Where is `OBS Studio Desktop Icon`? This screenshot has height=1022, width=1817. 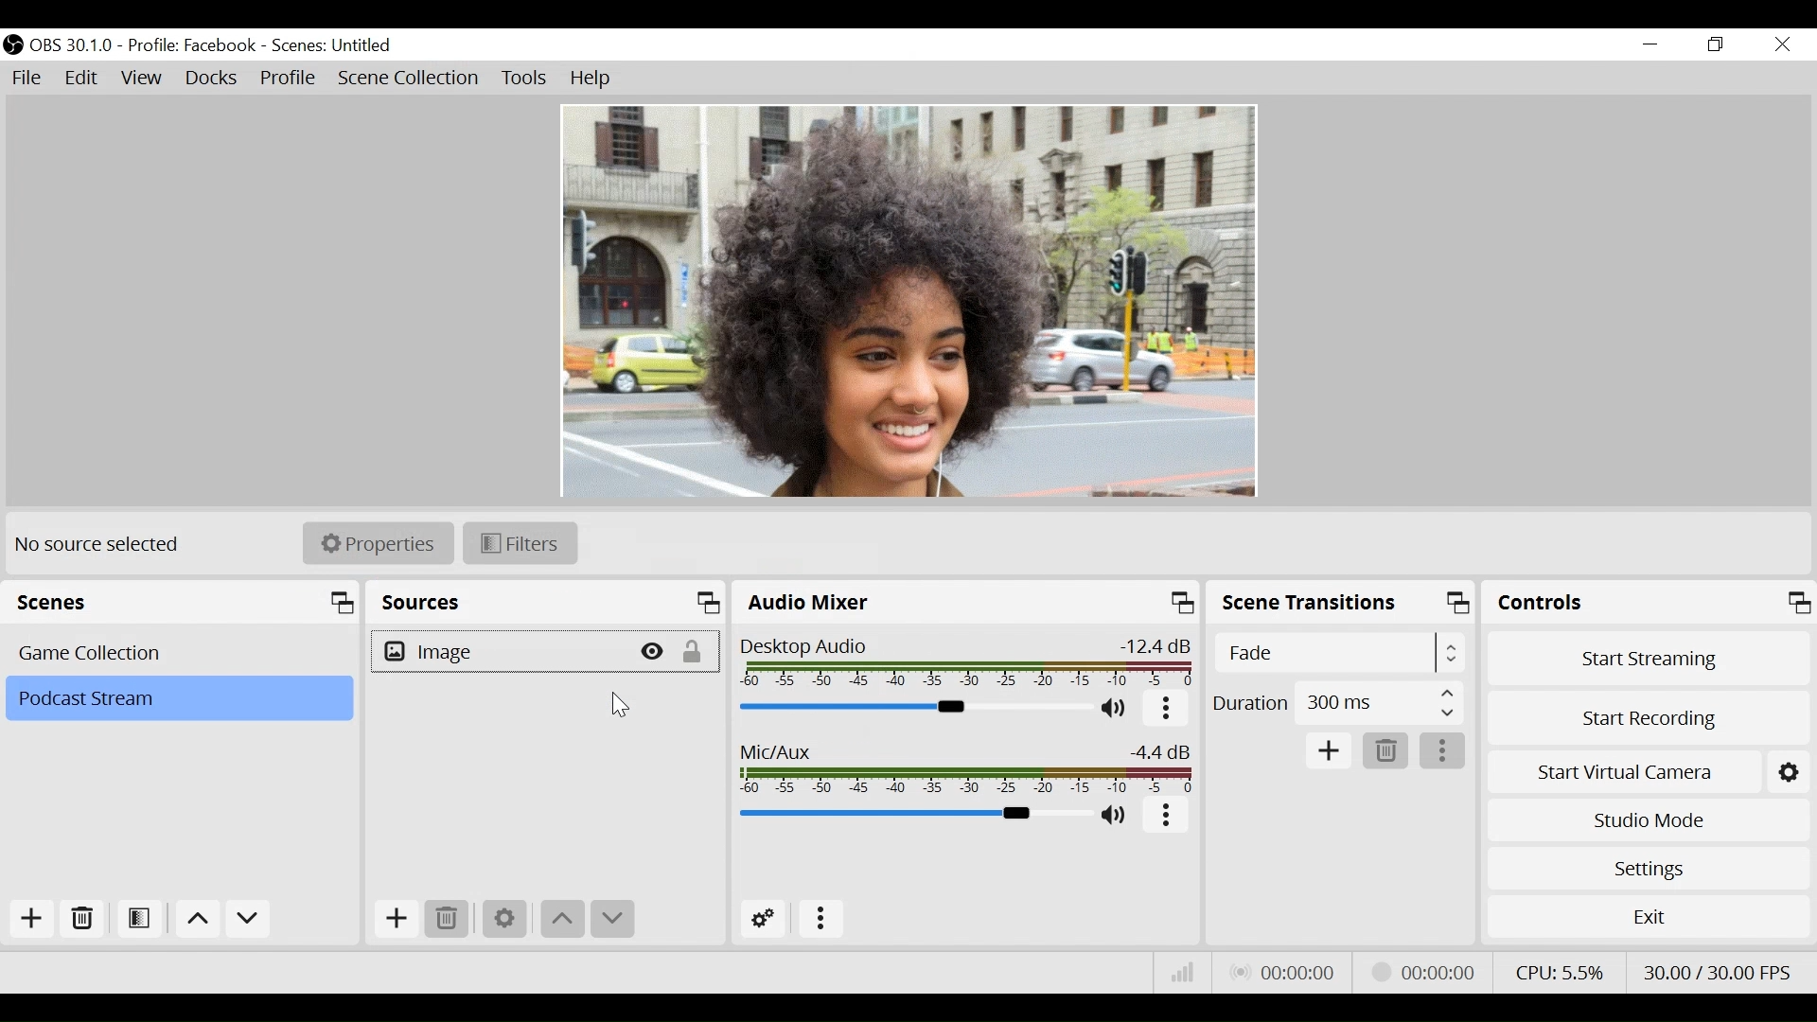
OBS Studio Desktop Icon is located at coordinates (13, 44).